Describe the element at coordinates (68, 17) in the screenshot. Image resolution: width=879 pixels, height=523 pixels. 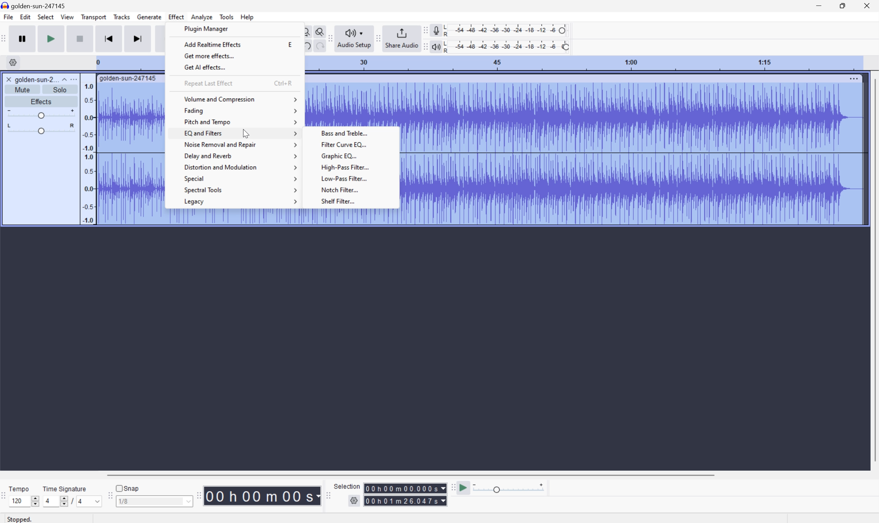
I see `View` at that location.